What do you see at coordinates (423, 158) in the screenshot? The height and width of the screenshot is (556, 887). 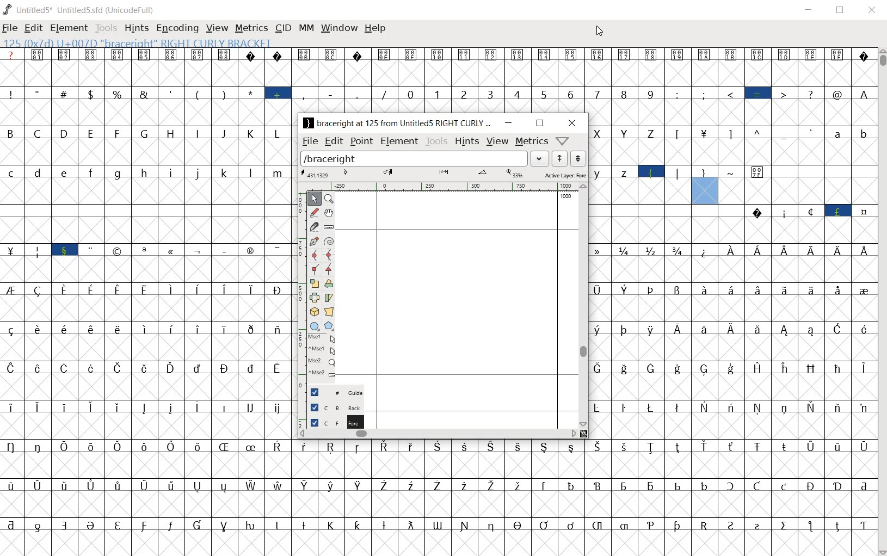 I see `load word list` at bounding box center [423, 158].